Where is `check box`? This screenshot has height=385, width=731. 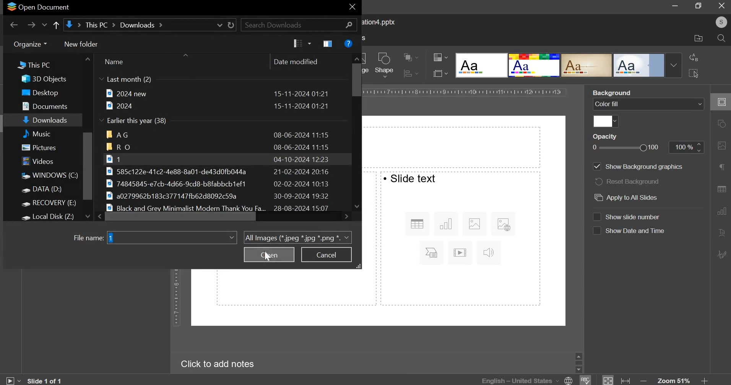 check box is located at coordinates (596, 231).